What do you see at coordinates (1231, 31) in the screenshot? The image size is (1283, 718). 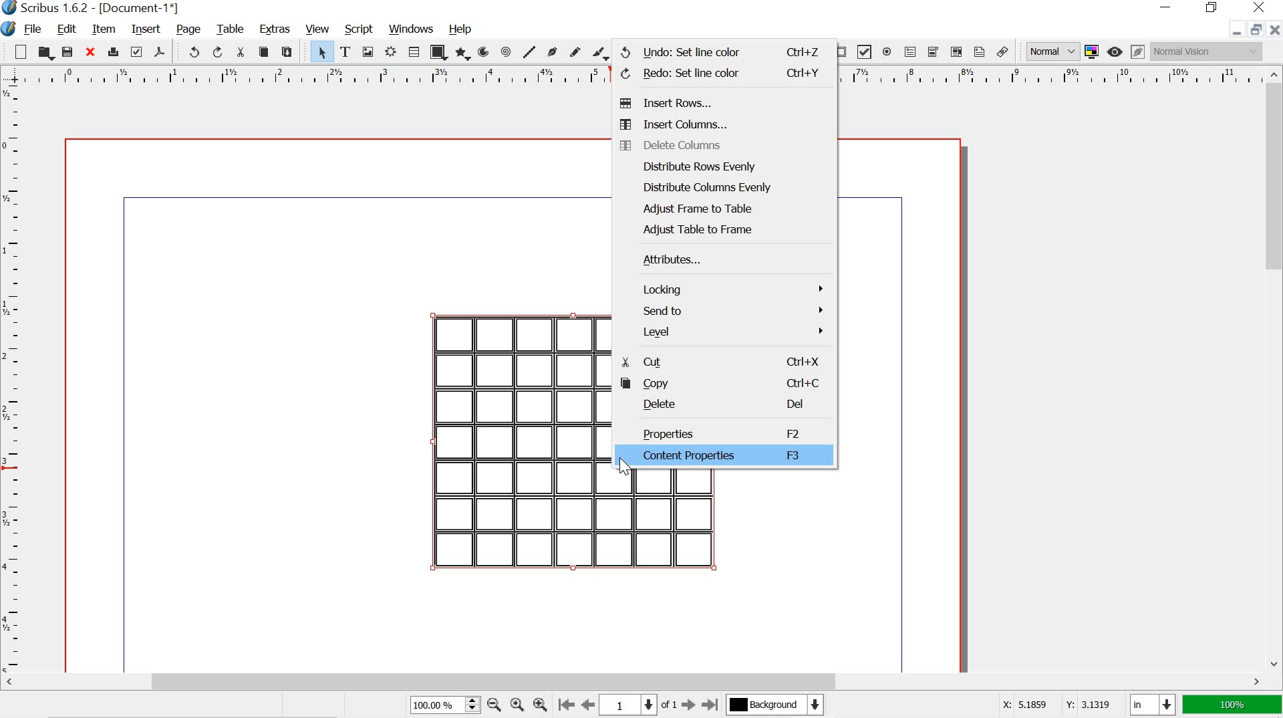 I see `minimize` at bounding box center [1231, 31].